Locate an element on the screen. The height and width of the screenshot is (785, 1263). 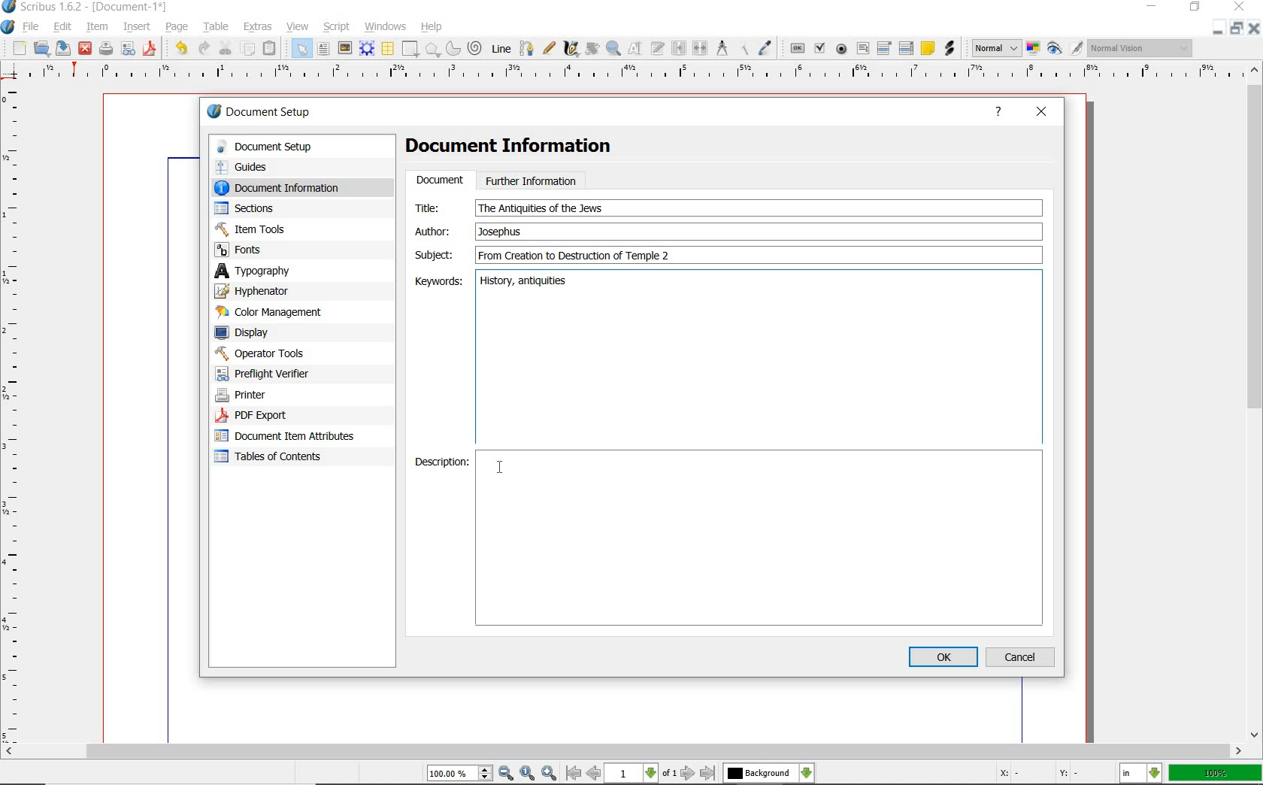
select is located at coordinates (303, 48).